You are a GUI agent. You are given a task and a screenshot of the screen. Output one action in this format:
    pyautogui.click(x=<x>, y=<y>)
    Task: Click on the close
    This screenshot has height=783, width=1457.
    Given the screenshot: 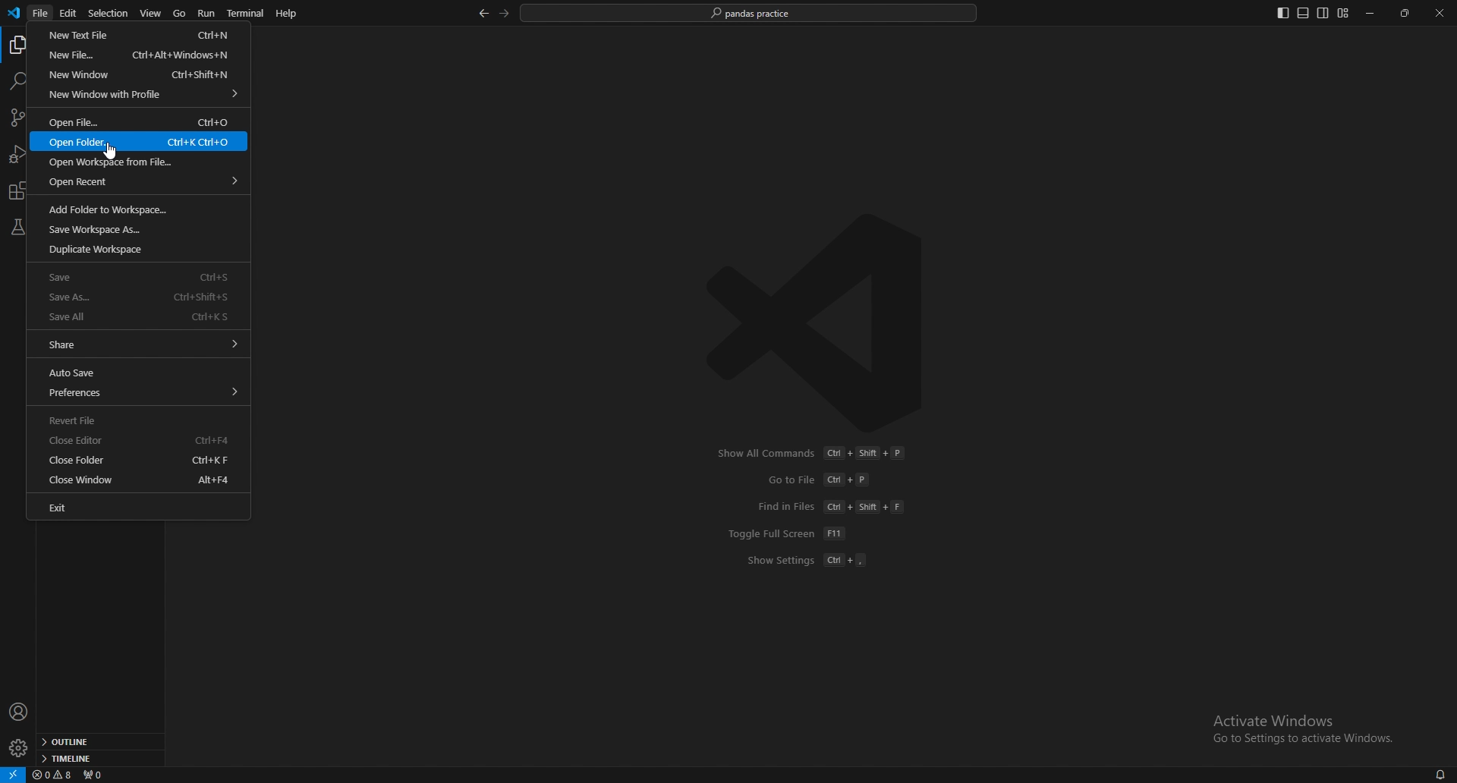 What is the action you would take?
    pyautogui.click(x=1440, y=13)
    